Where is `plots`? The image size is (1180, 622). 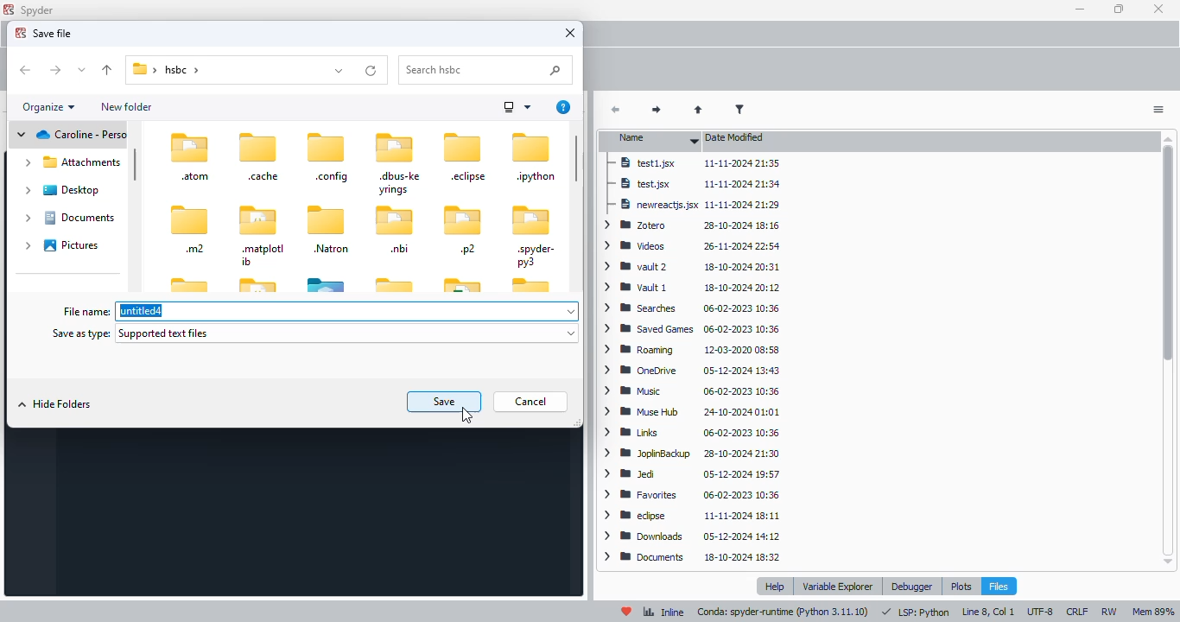 plots is located at coordinates (961, 586).